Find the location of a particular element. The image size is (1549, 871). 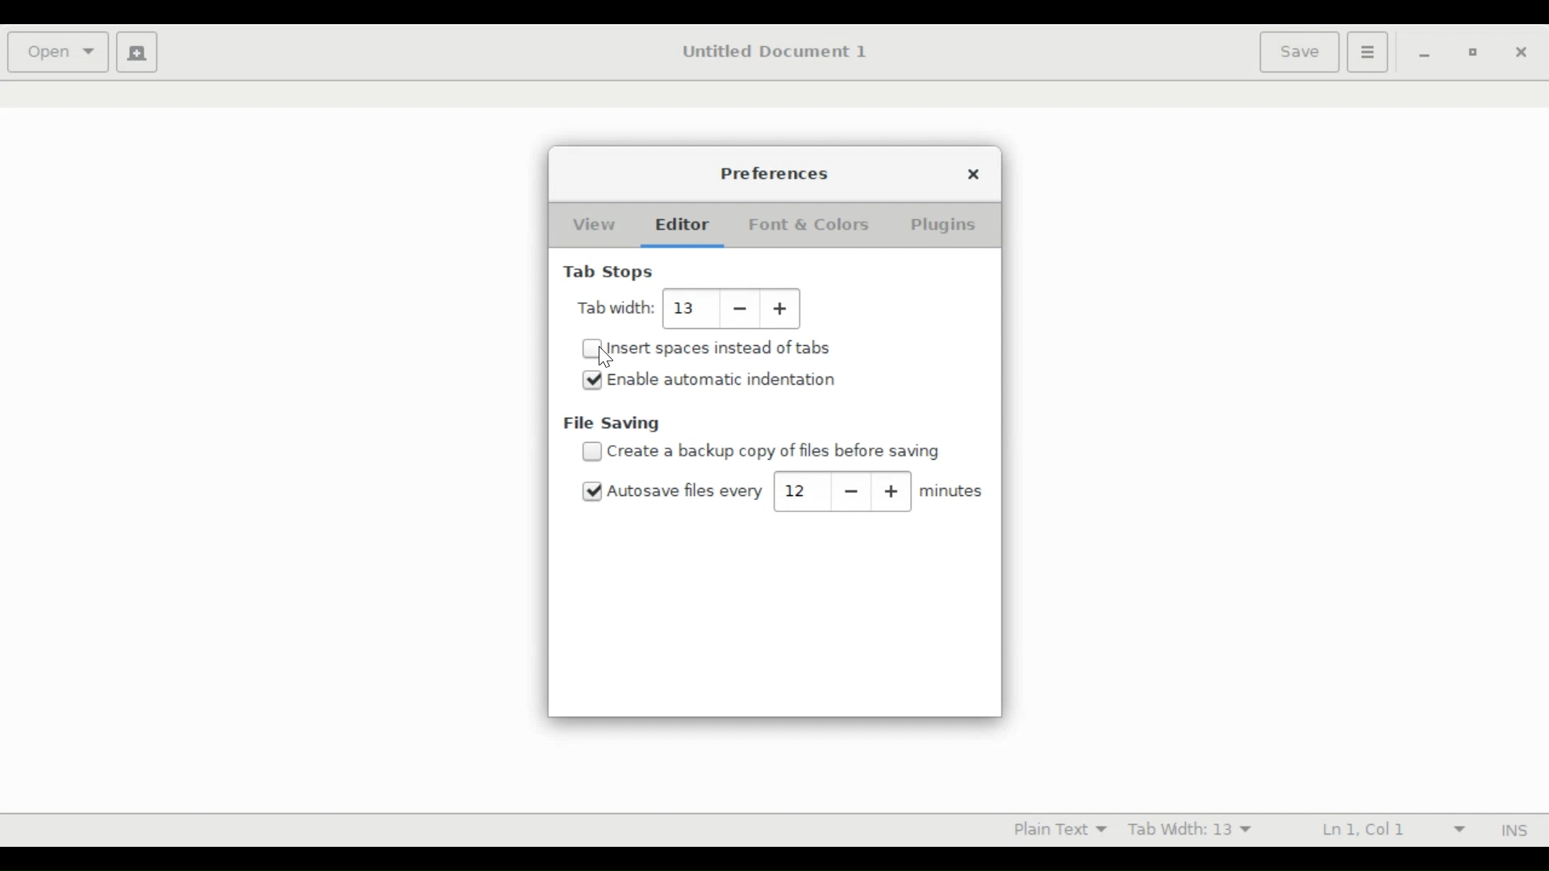

INS is located at coordinates (1514, 831).